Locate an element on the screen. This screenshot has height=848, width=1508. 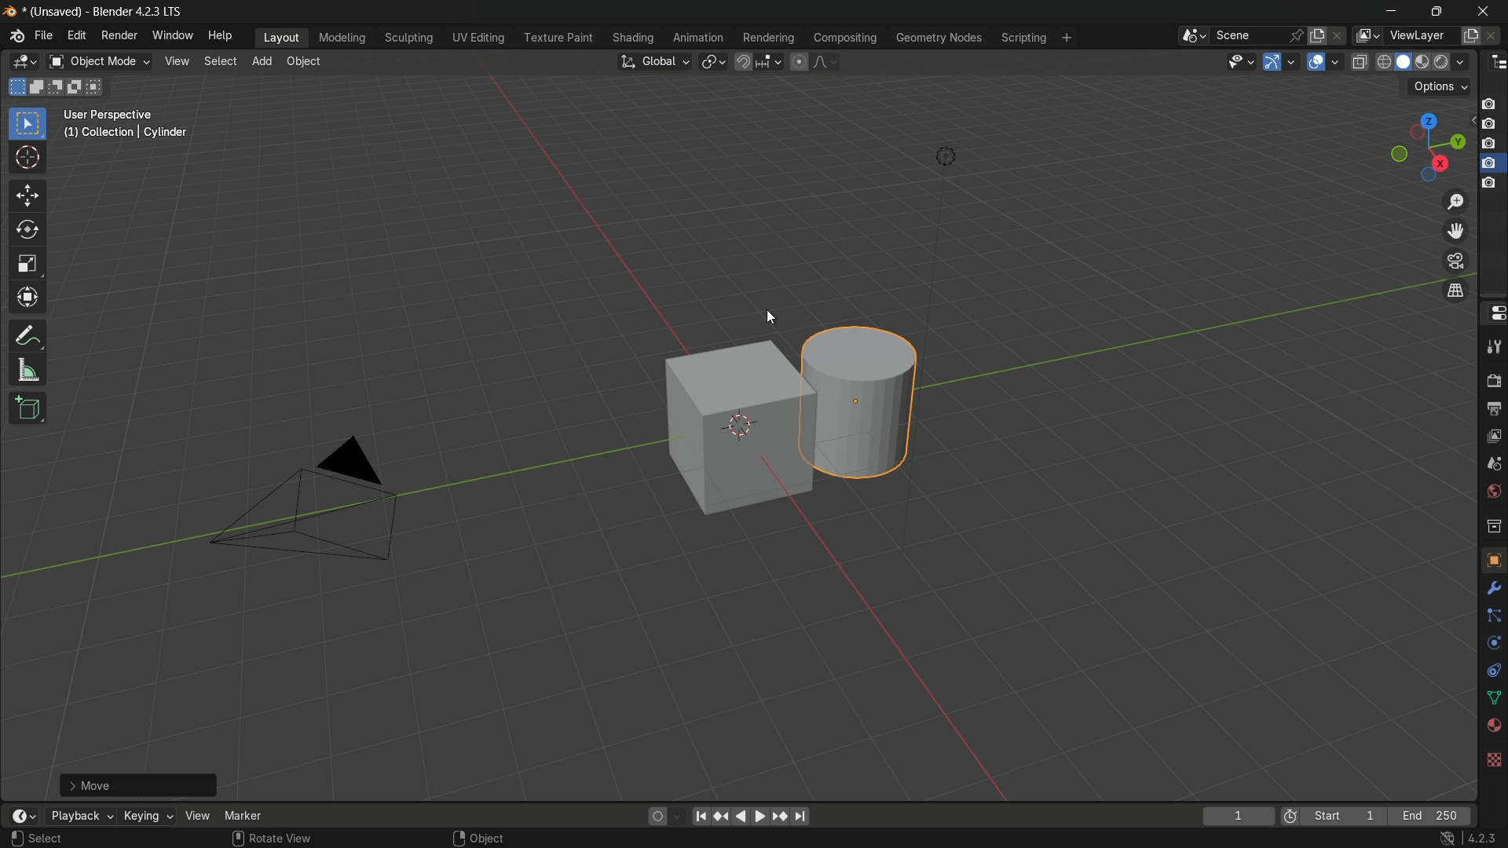
free tool is located at coordinates (1490, 668).